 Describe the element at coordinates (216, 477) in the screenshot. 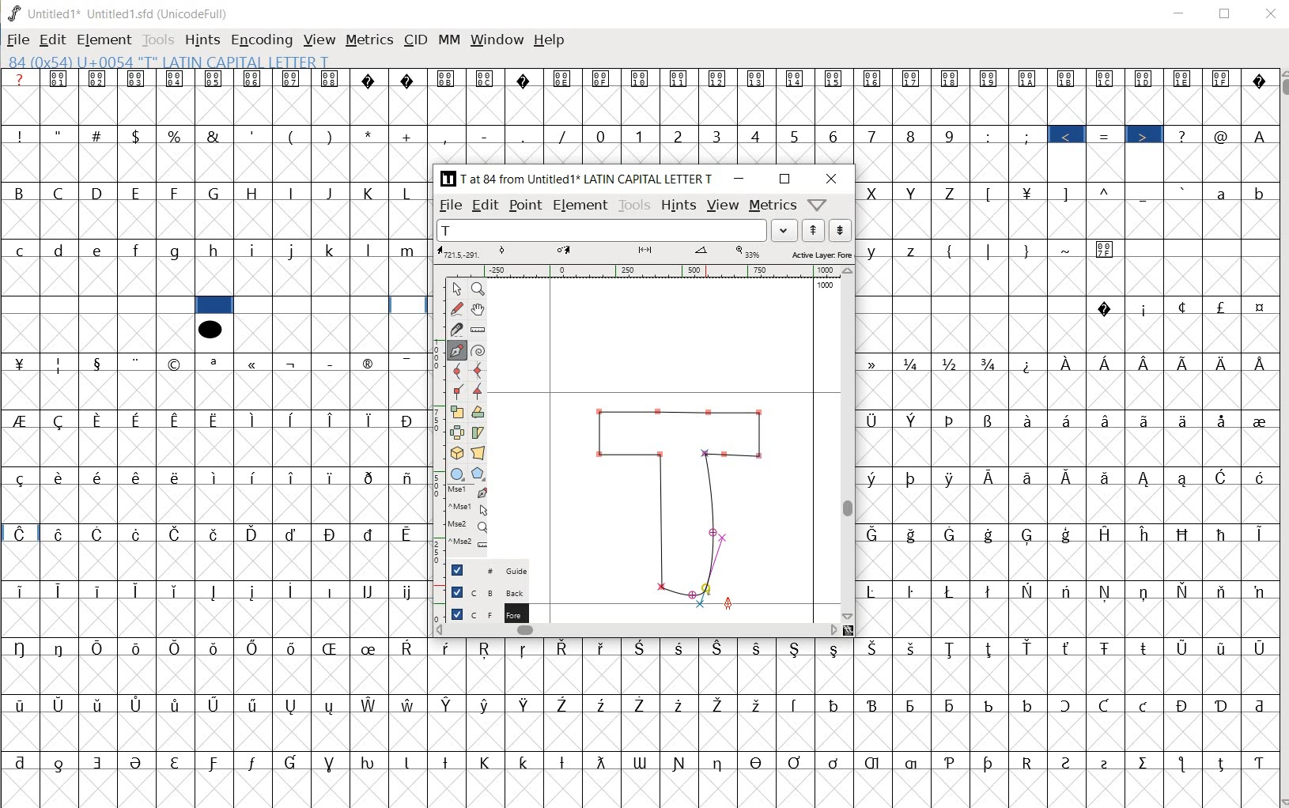

I see `Symbol` at that location.